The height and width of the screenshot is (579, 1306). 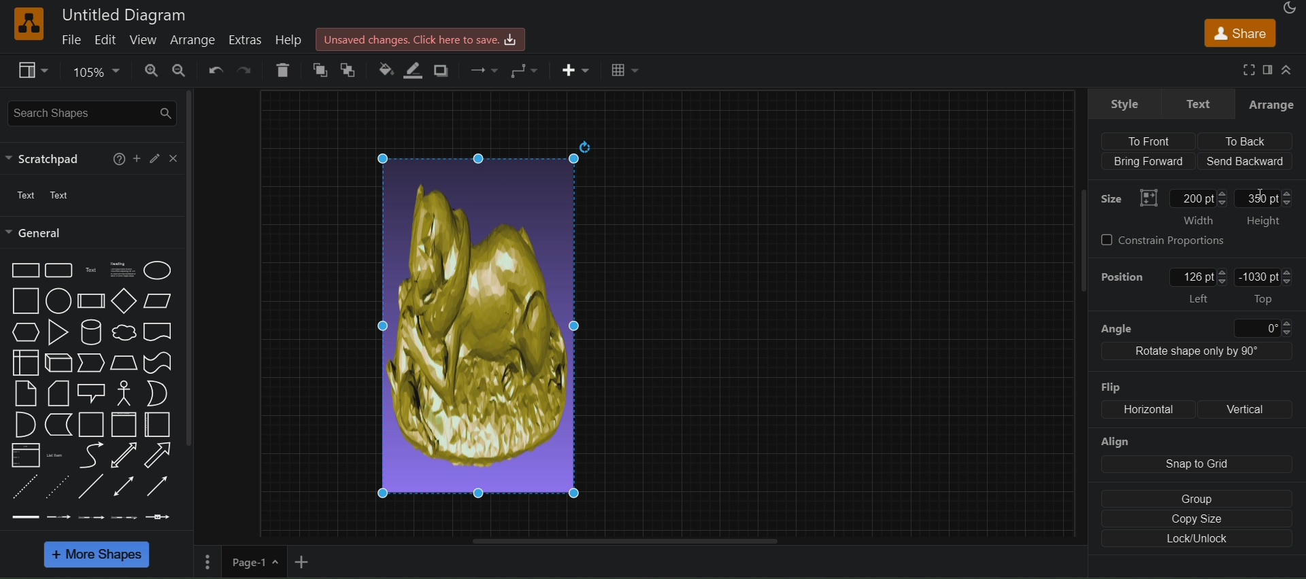 What do you see at coordinates (1266, 286) in the screenshot?
I see `-1030pt Top` at bounding box center [1266, 286].